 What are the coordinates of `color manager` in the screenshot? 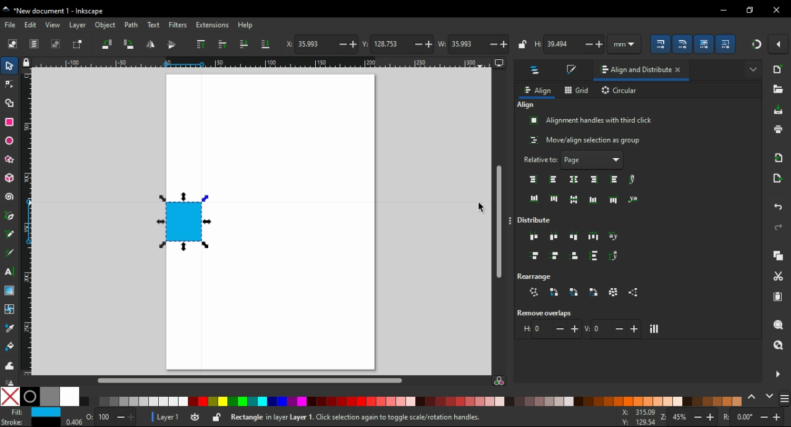 It's located at (503, 383).